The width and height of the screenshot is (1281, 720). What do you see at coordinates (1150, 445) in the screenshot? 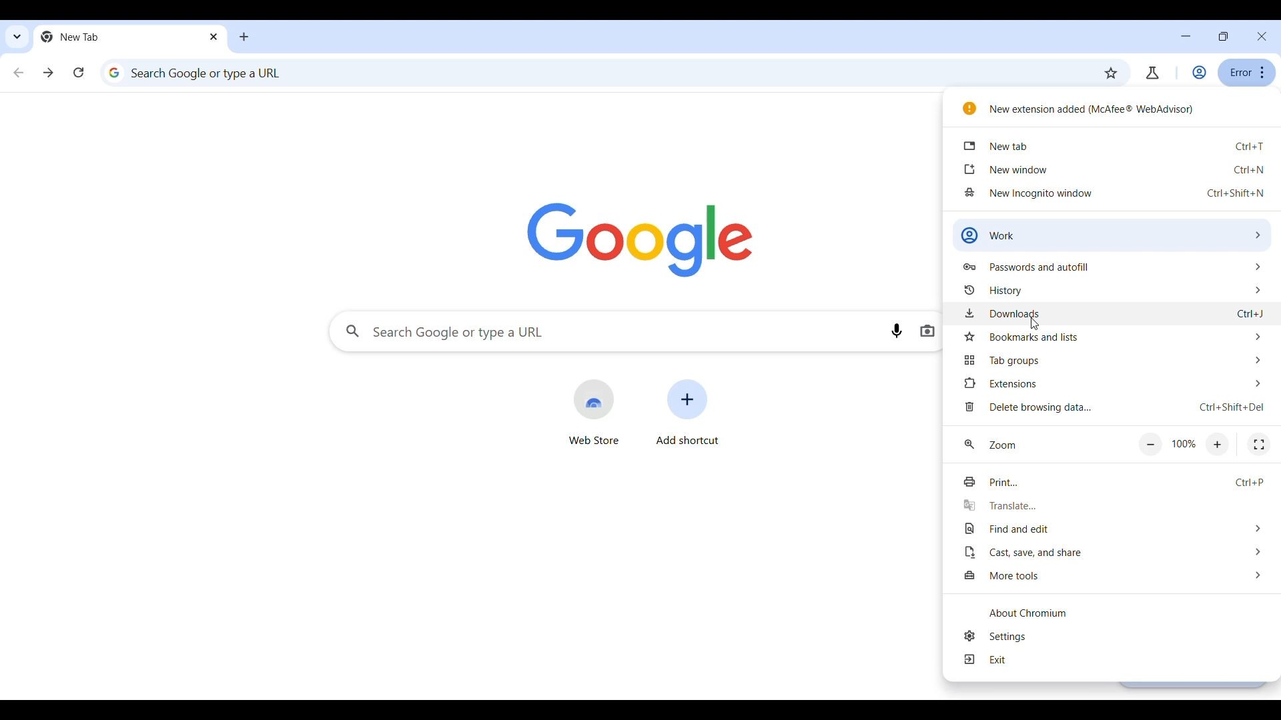
I see `Zoom out` at bounding box center [1150, 445].